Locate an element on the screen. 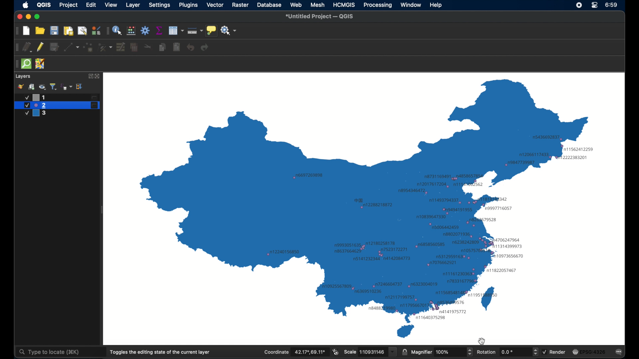 This screenshot has height=359, width=639. cursor is located at coordinates (482, 341).